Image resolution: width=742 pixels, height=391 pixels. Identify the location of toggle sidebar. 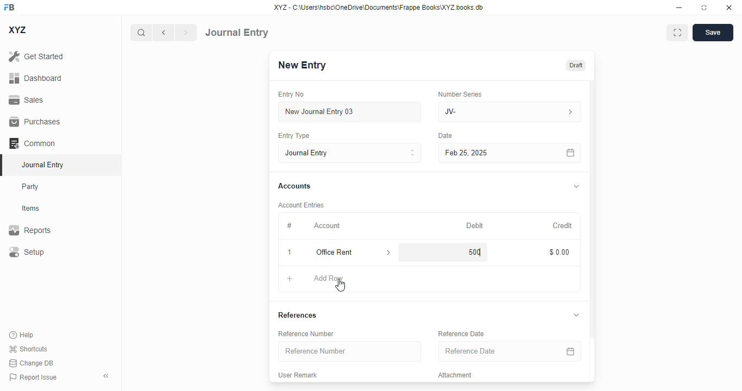
(107, 376).